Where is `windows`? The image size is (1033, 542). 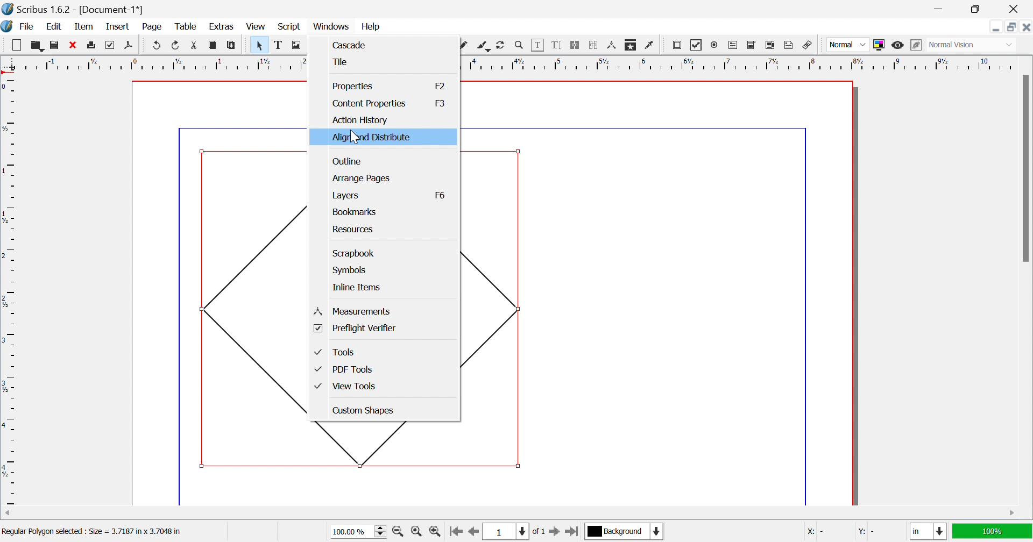 windows is located at coordinates (332, 27).